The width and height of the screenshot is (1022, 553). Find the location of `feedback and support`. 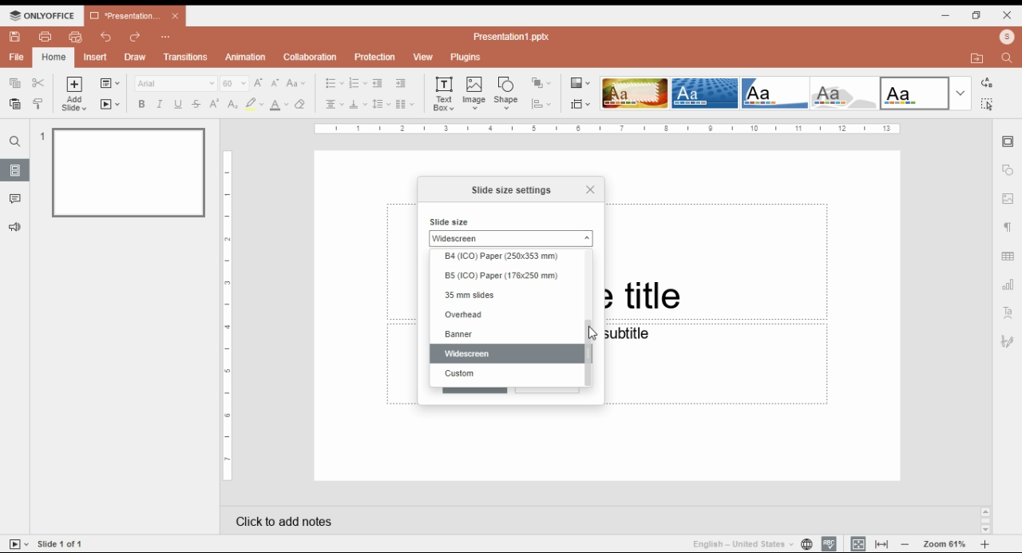

feedback and support is located at coordinates (16, 228).